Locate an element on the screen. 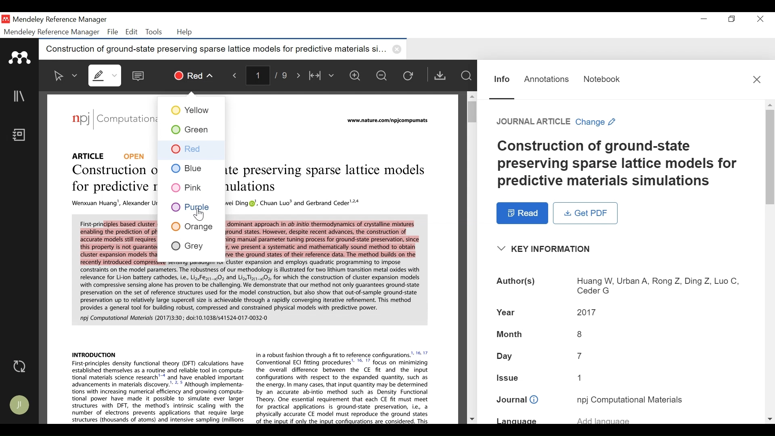  Navigate Backward is located at coordinates (235, 76).